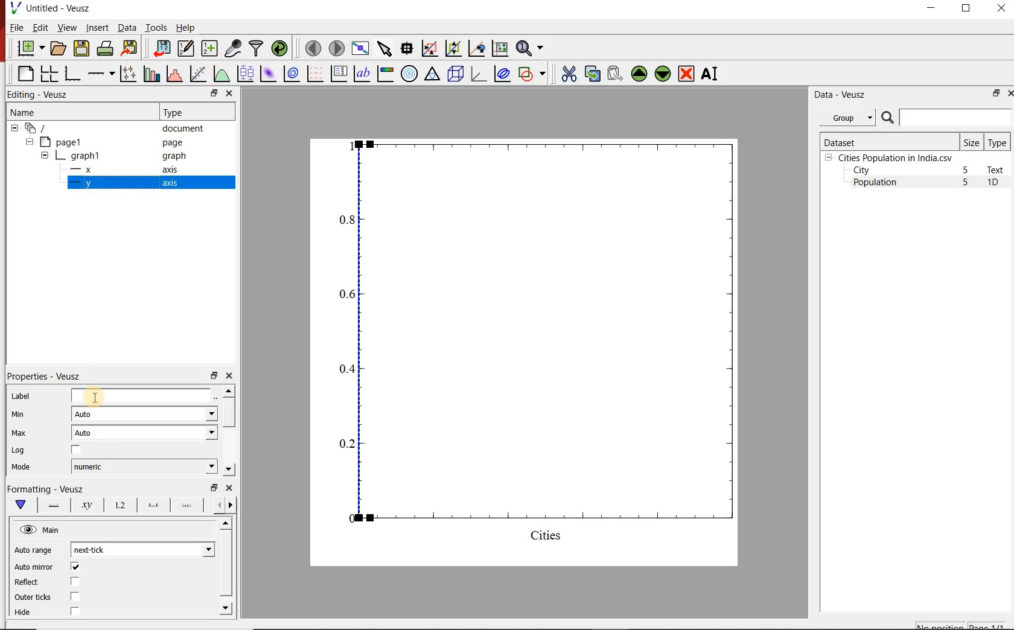 The height and width of the screenshot is (630, 1014). Describe the element at coordinates (567, 74) in the screenshot. I see `cut the selected widget` at that location.